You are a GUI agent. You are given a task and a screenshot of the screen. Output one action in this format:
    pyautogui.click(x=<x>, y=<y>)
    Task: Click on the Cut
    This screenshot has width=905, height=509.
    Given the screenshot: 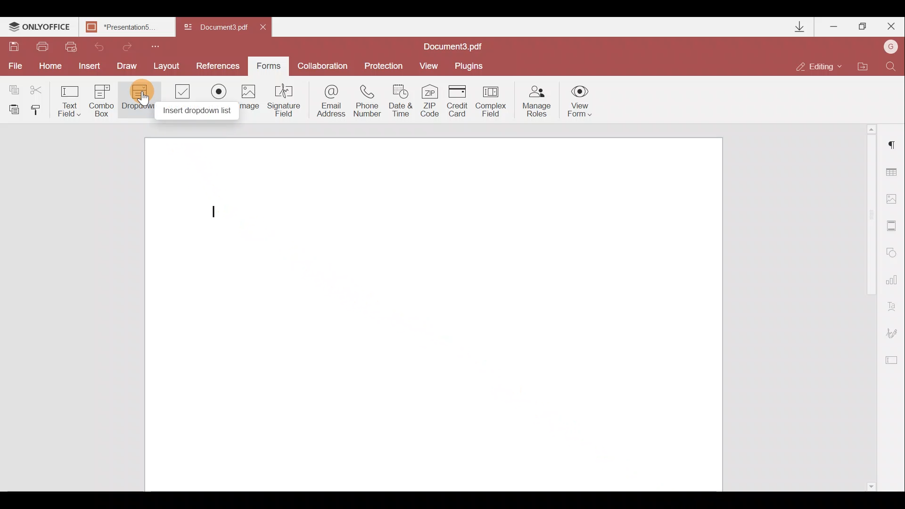 What is the action you would take?
    pyautogui.click(x=42, y=88)
    